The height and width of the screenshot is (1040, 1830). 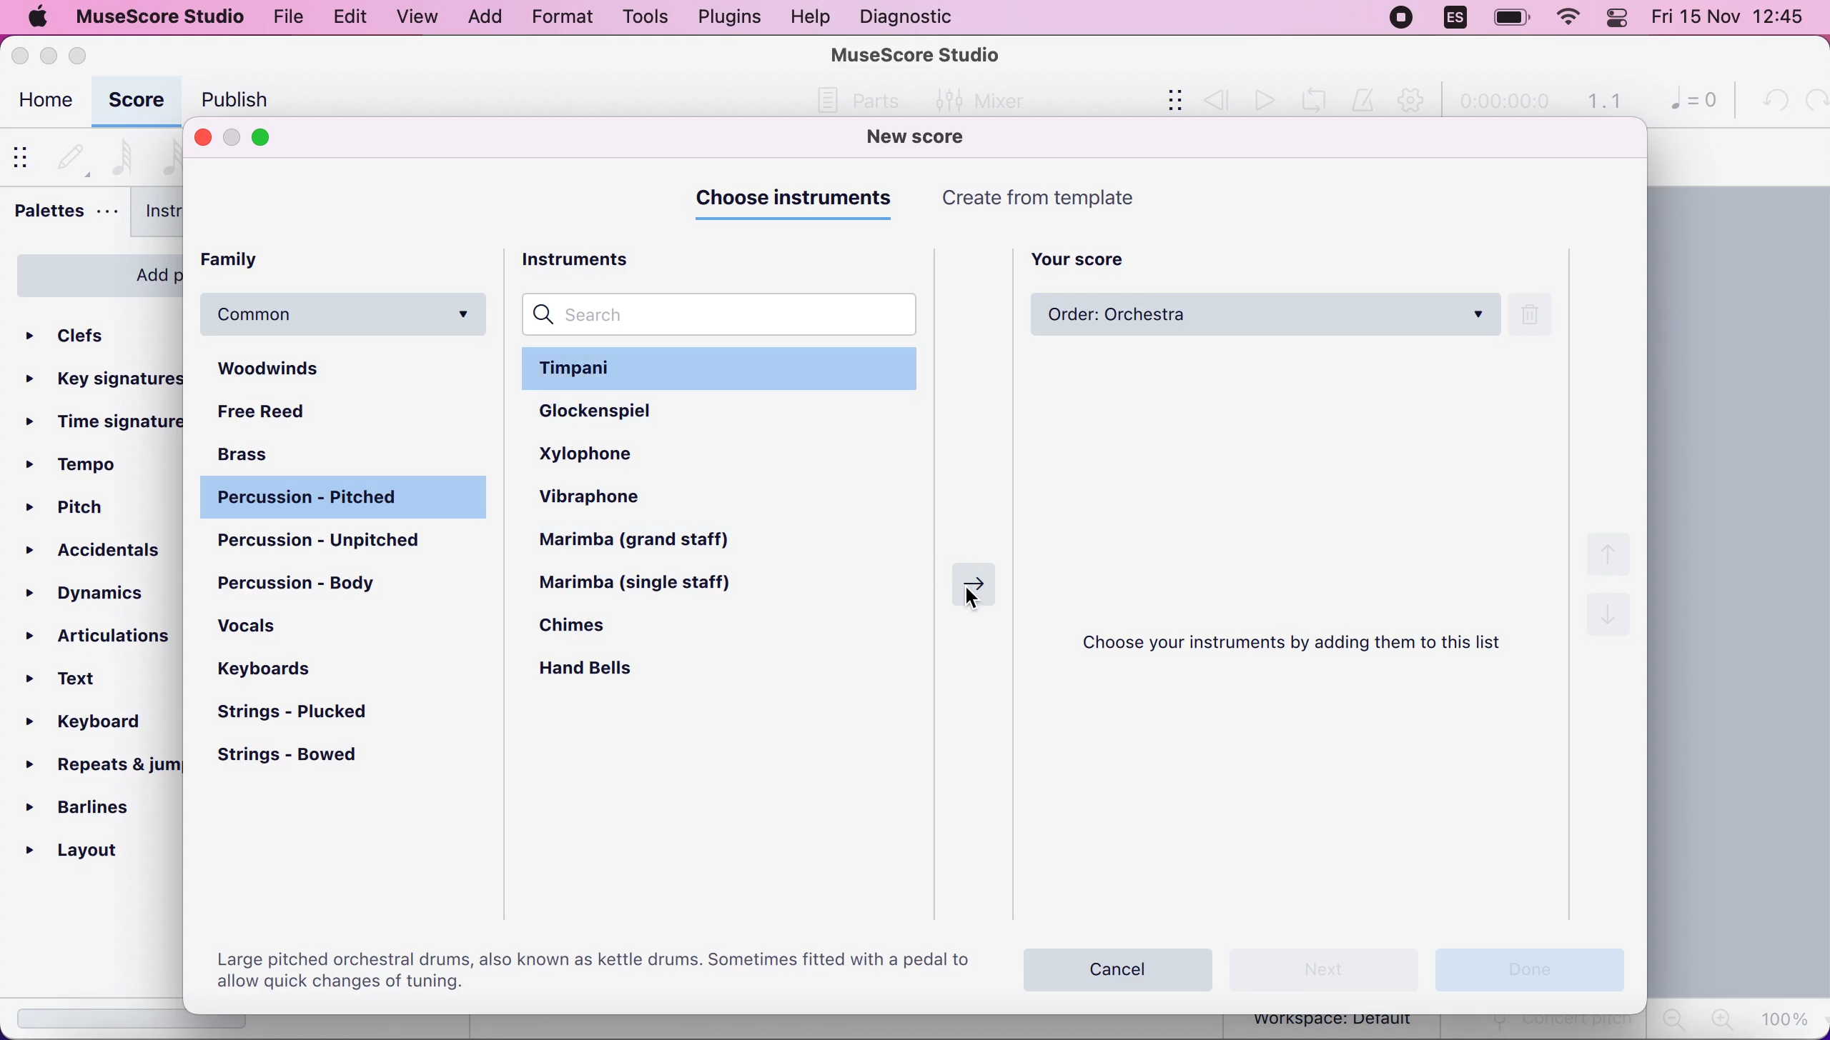 What do you see at coordinates (297, 414) in the screenshot?
I see `free reed` at bounding box center [297, 414].